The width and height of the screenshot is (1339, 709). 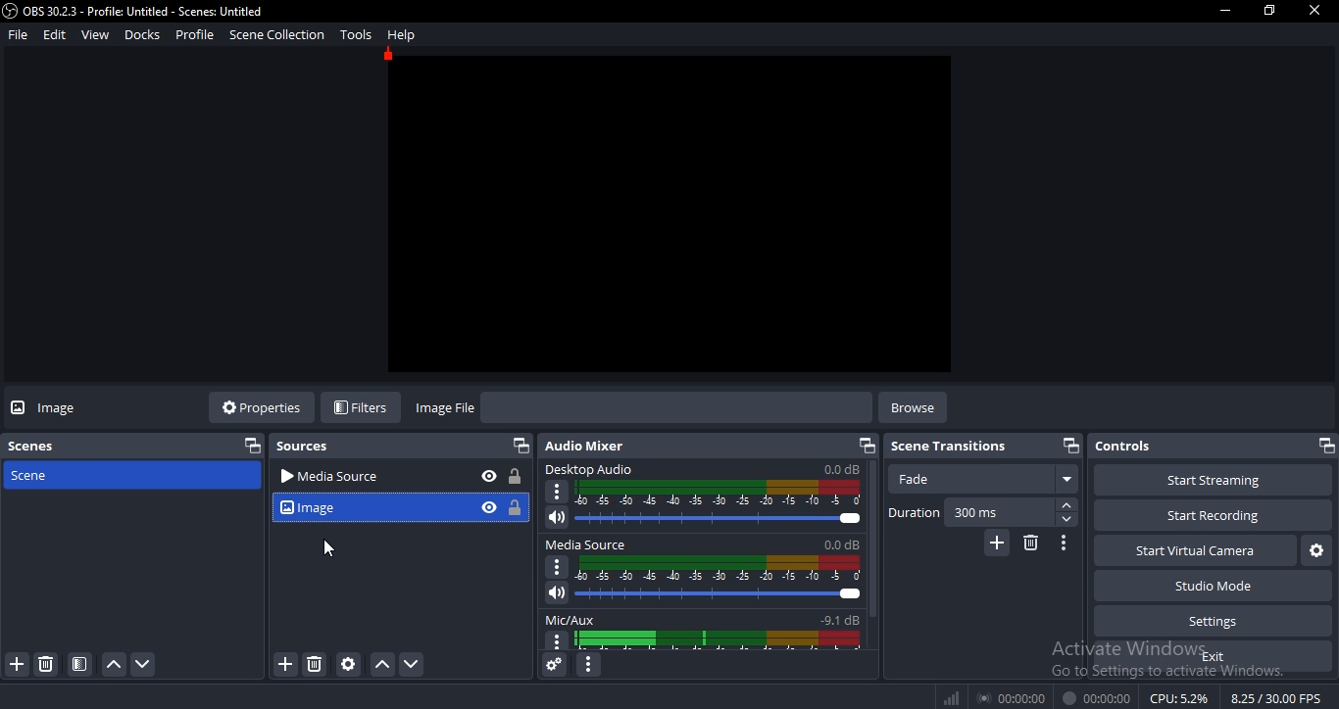 What do you see at coordinates (94, 33) in the screenshot?
I see `view` at bounding box center [94, 33].